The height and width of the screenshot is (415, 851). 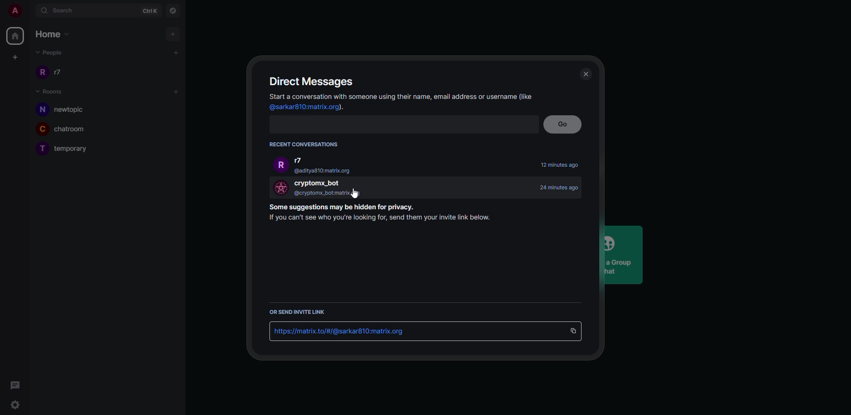 I want to click on C, so click(x=43, y=129).